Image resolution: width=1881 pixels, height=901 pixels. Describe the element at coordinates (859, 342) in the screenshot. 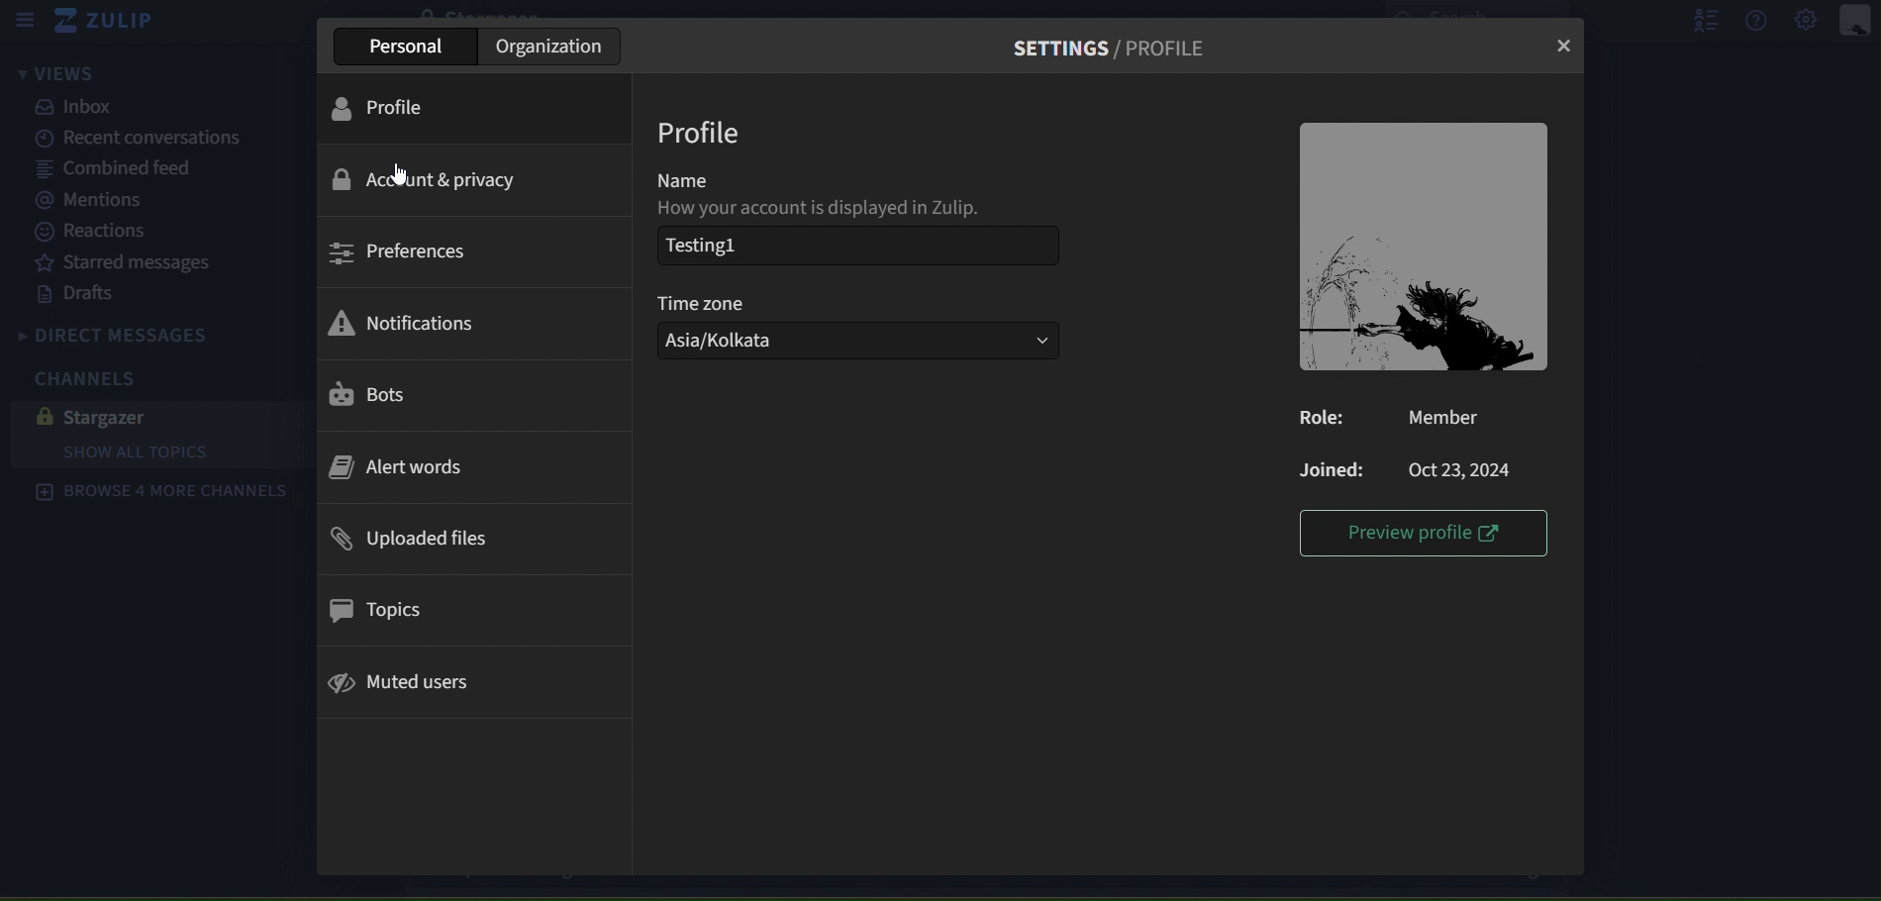

I see `Asia/Kolkata ` at that location.